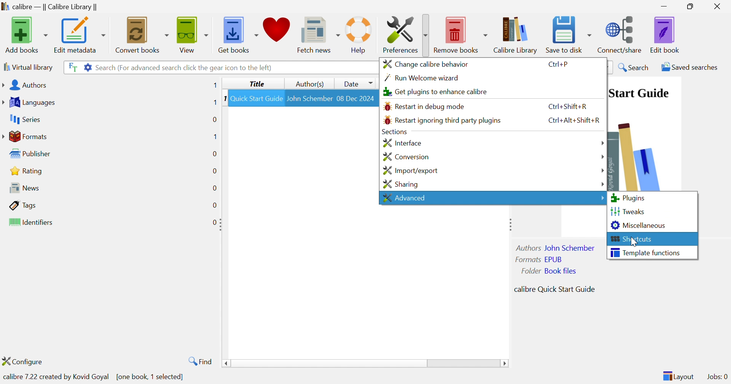 This screenshot has width=731, height=384. What do you see at coordinates (278, 32) in the screenshot?
I see `Donate to support calibre` at bounding box center [278, 32].